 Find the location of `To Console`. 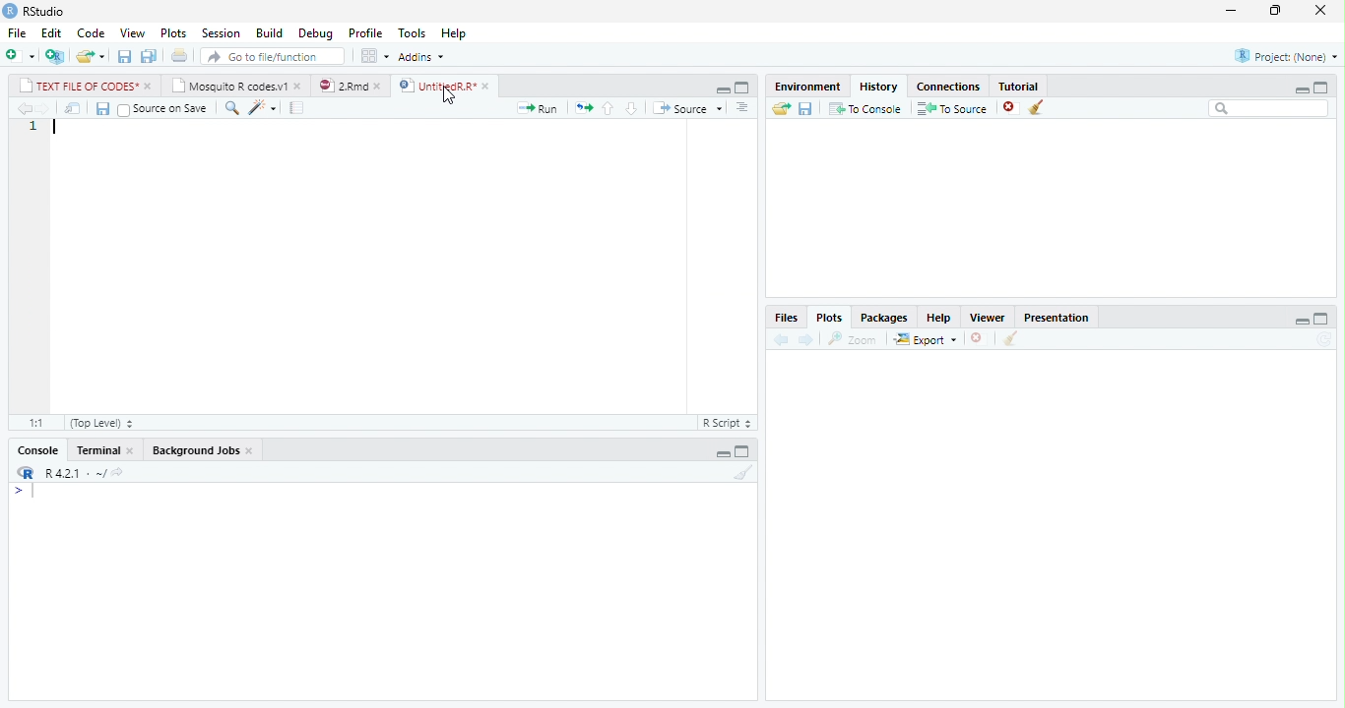

To Console is located at coordinates (865, 108).